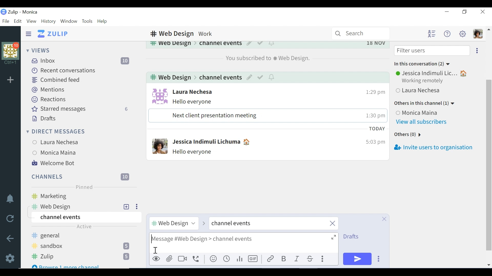 The width and height of the screenshot is (492, 276). What do you see at coordinates (205, 141) in the screenshot?
I see `User name` at bounding box center [205, 141].